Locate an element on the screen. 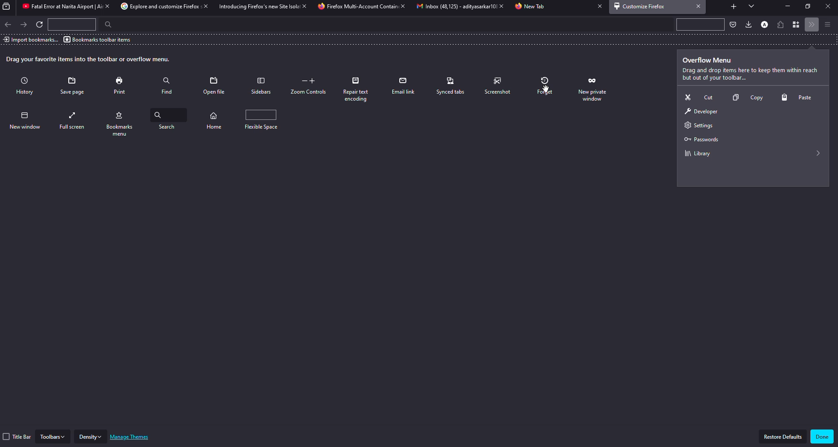 This screenshot has width=838, height=447. overflow menu is located at coordinates (709, 60).